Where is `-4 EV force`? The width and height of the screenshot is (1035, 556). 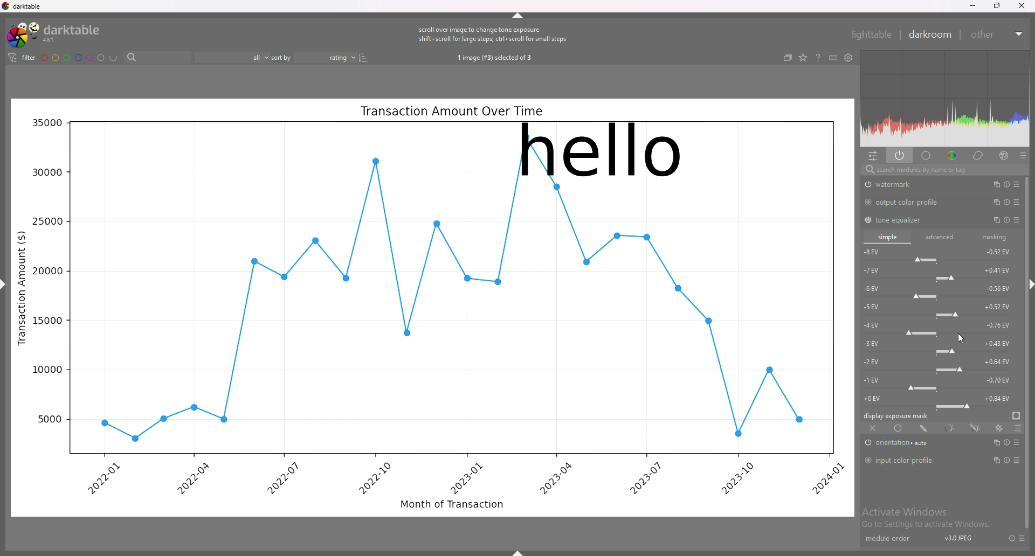
-4 EV force is located at coordinates (939, 328).